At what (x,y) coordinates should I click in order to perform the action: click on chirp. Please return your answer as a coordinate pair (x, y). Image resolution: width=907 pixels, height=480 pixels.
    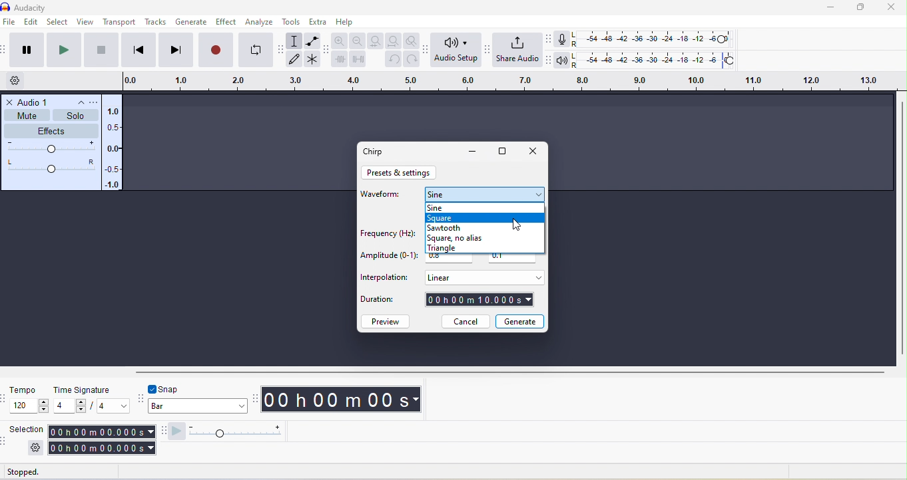
    Looking at the image, I should click on (376, 151).